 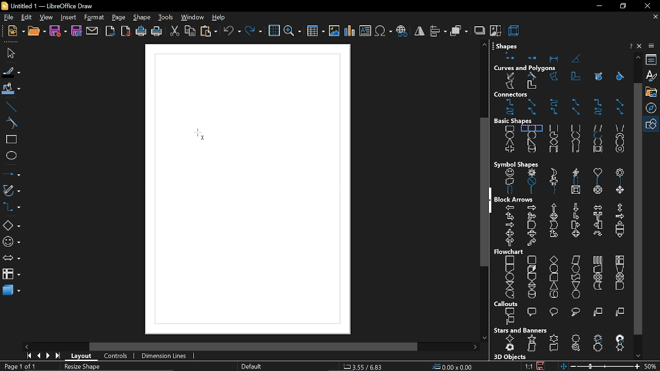 I want to click on line, so click(x=11, y=107).